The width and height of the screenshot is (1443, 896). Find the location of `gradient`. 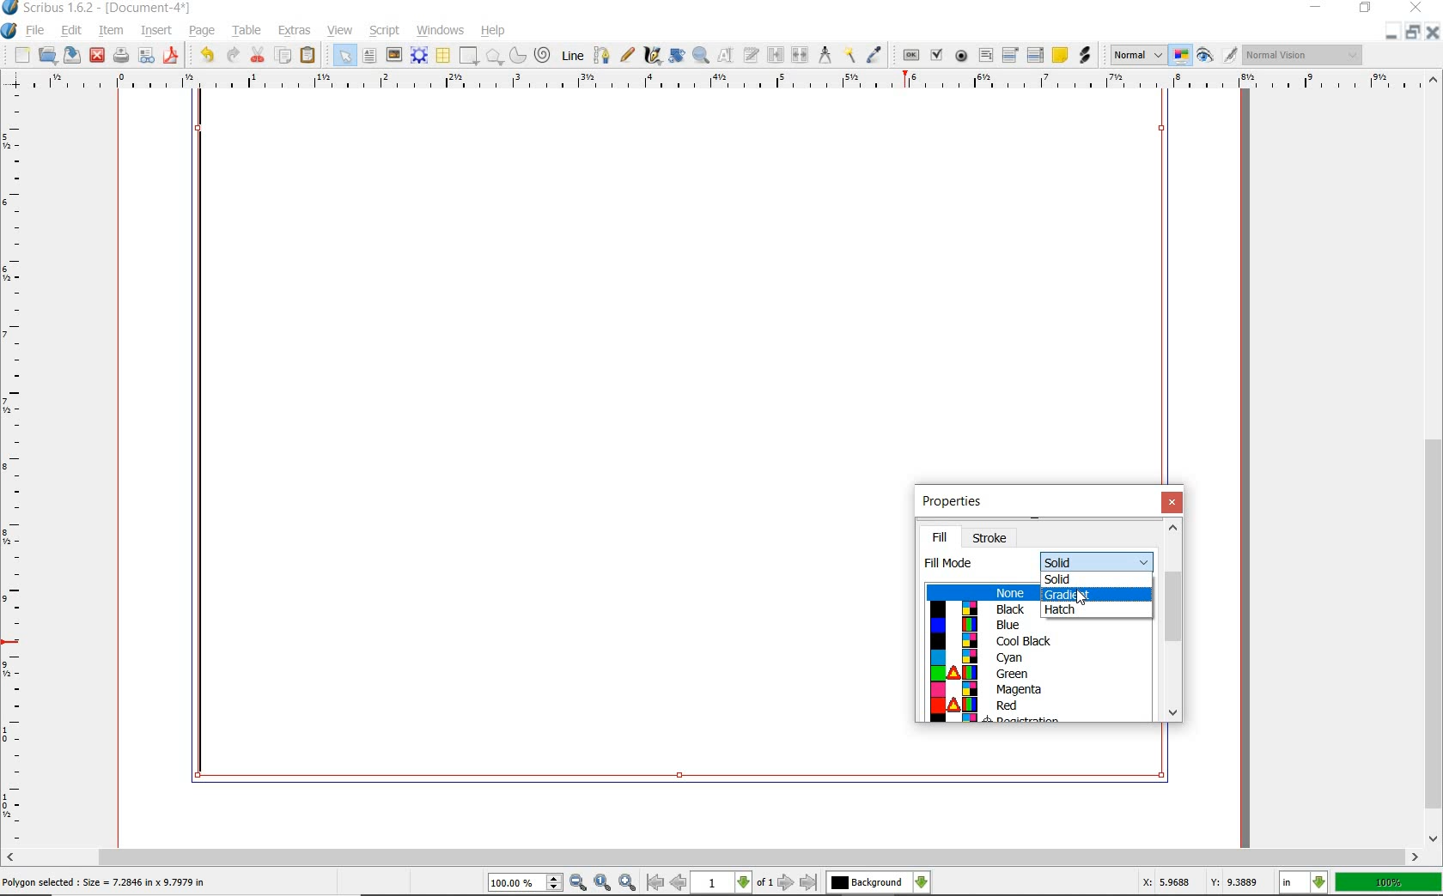

gradient is located at coordinates (1098, 594).